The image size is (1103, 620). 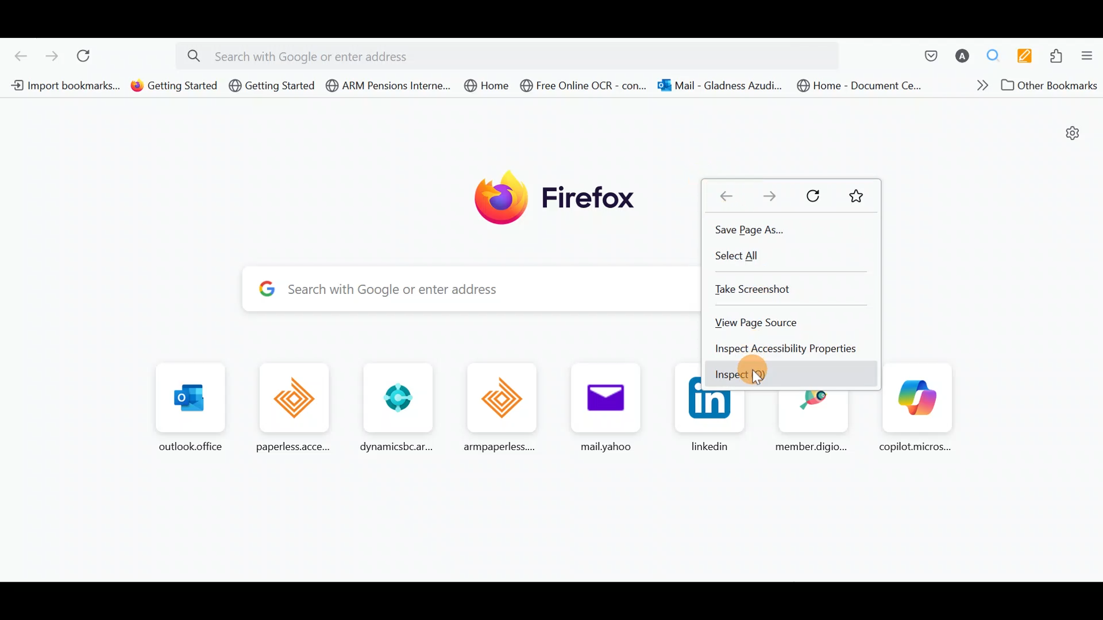 I want to click on Account, so click(x=963, y=57).